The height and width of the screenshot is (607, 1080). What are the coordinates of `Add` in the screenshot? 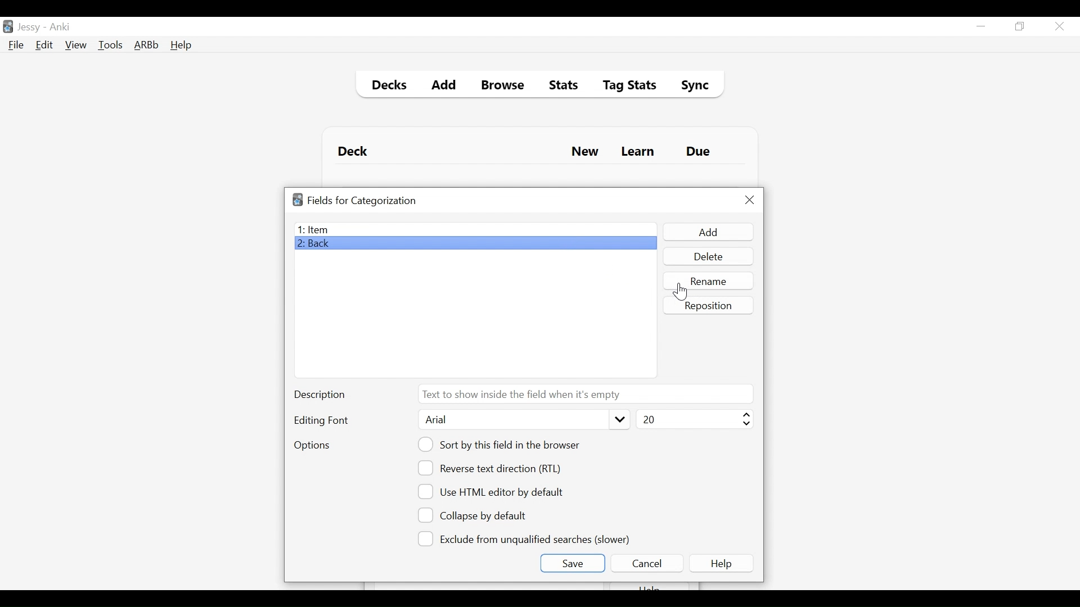 It's located at (707, 232).